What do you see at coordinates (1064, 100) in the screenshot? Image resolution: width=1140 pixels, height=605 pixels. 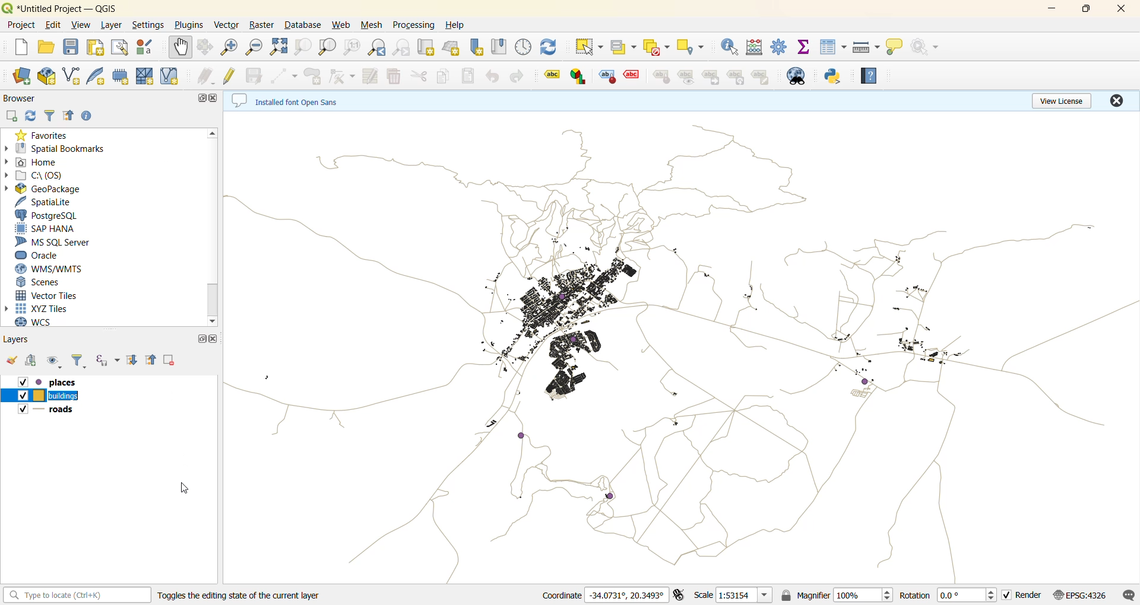 I see `view license` at bounding box center [1064, 100].